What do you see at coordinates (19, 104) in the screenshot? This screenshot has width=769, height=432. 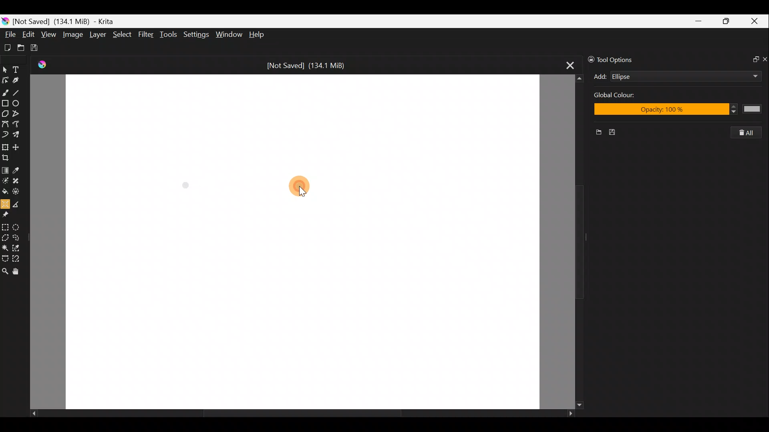 I see `Ellipse` at bounding box center [19, 104].